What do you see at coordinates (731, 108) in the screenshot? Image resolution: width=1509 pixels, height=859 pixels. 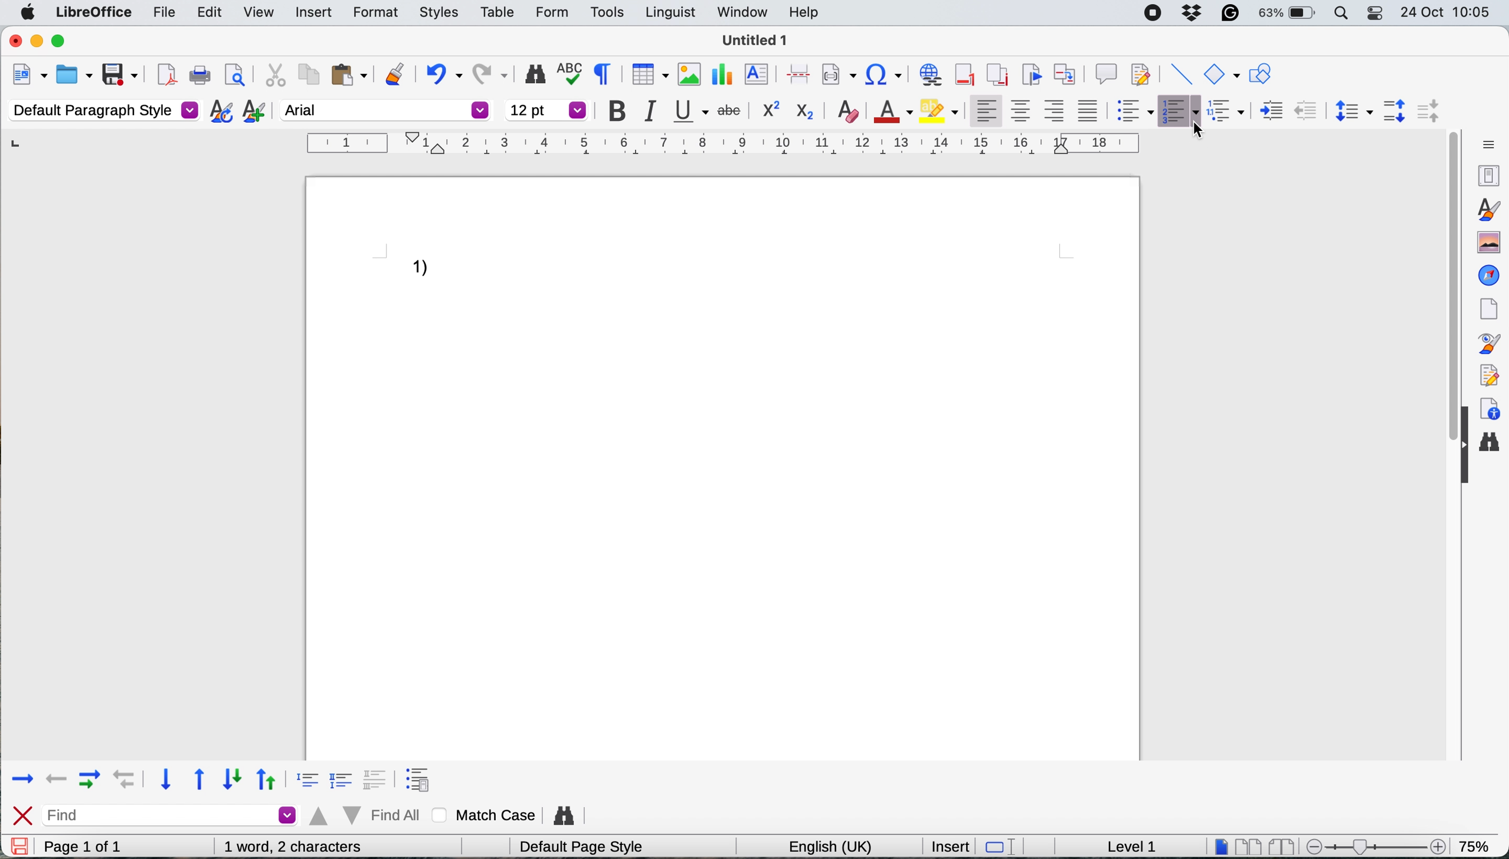 I see `strike through` at bounding box center [731, 108].